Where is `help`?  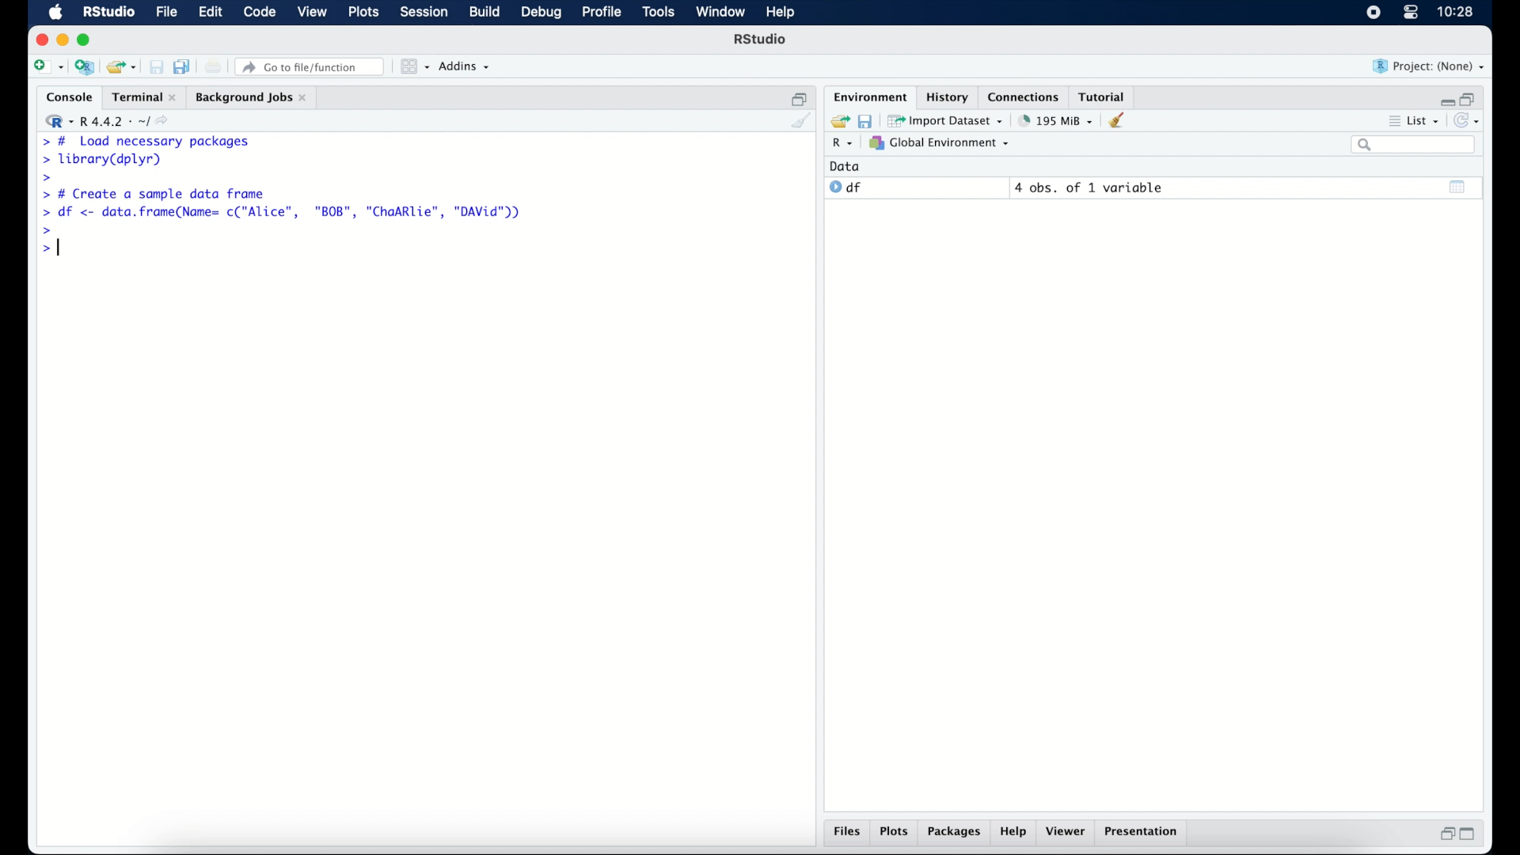
help is located at coordinates (1013, 834).